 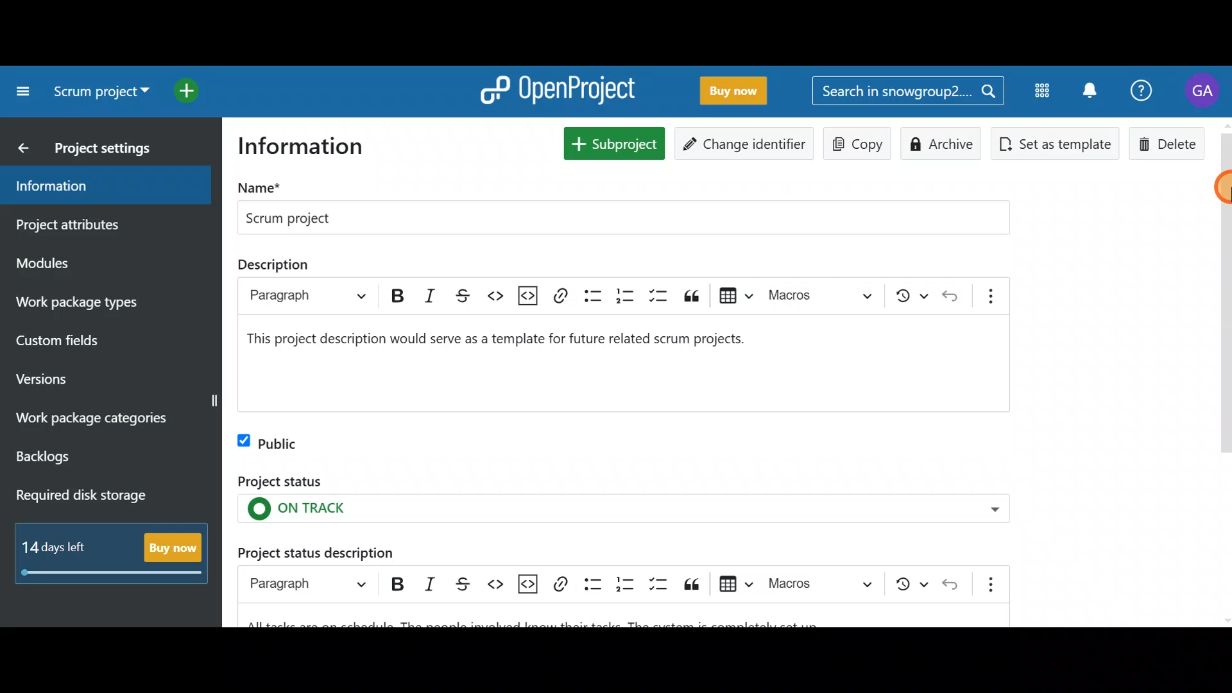 I want to click on Cursor, so click(x=1211, y=189).